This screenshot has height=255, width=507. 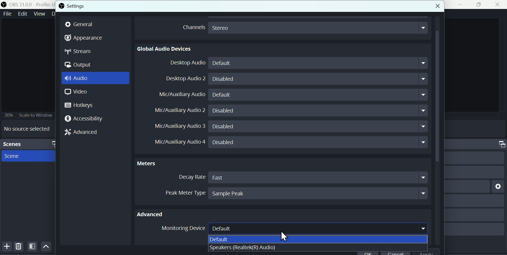 I want to click on Channels, so click(x=192, y=27).